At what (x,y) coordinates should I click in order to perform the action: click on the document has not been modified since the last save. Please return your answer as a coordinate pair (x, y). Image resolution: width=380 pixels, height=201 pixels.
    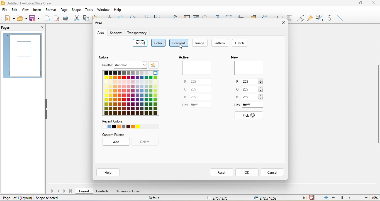
    Looking at the image, I should click on (314, 198).